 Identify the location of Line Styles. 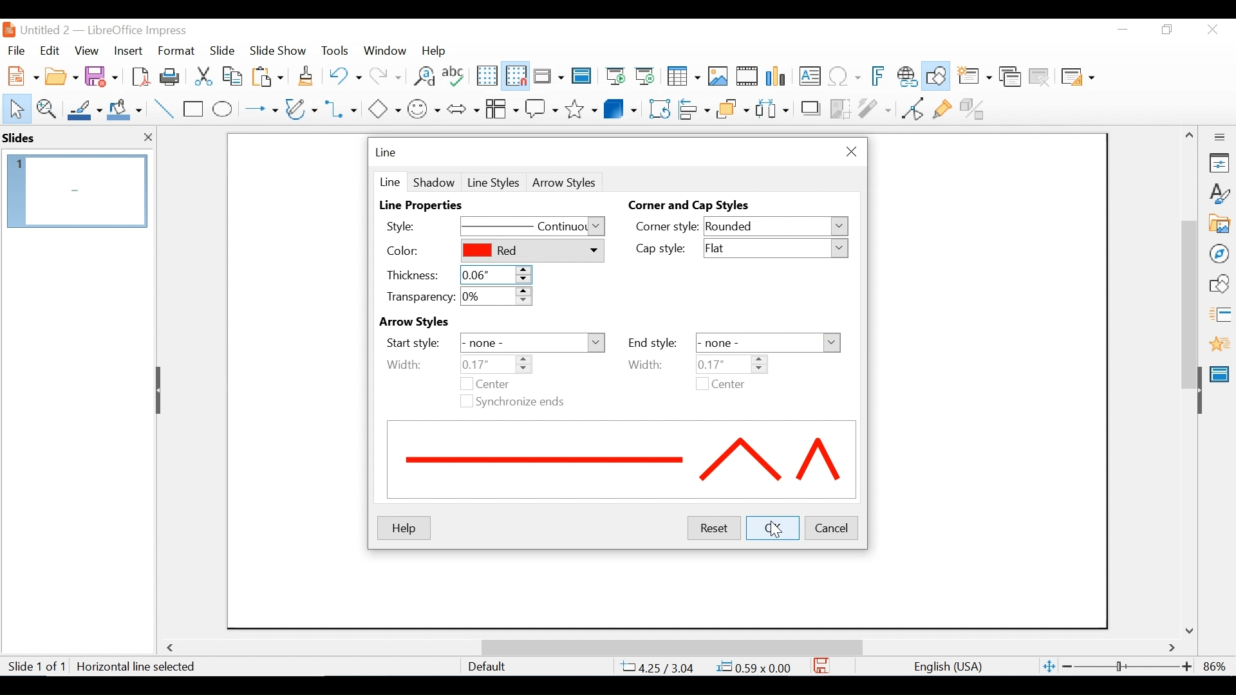
(494, 183).